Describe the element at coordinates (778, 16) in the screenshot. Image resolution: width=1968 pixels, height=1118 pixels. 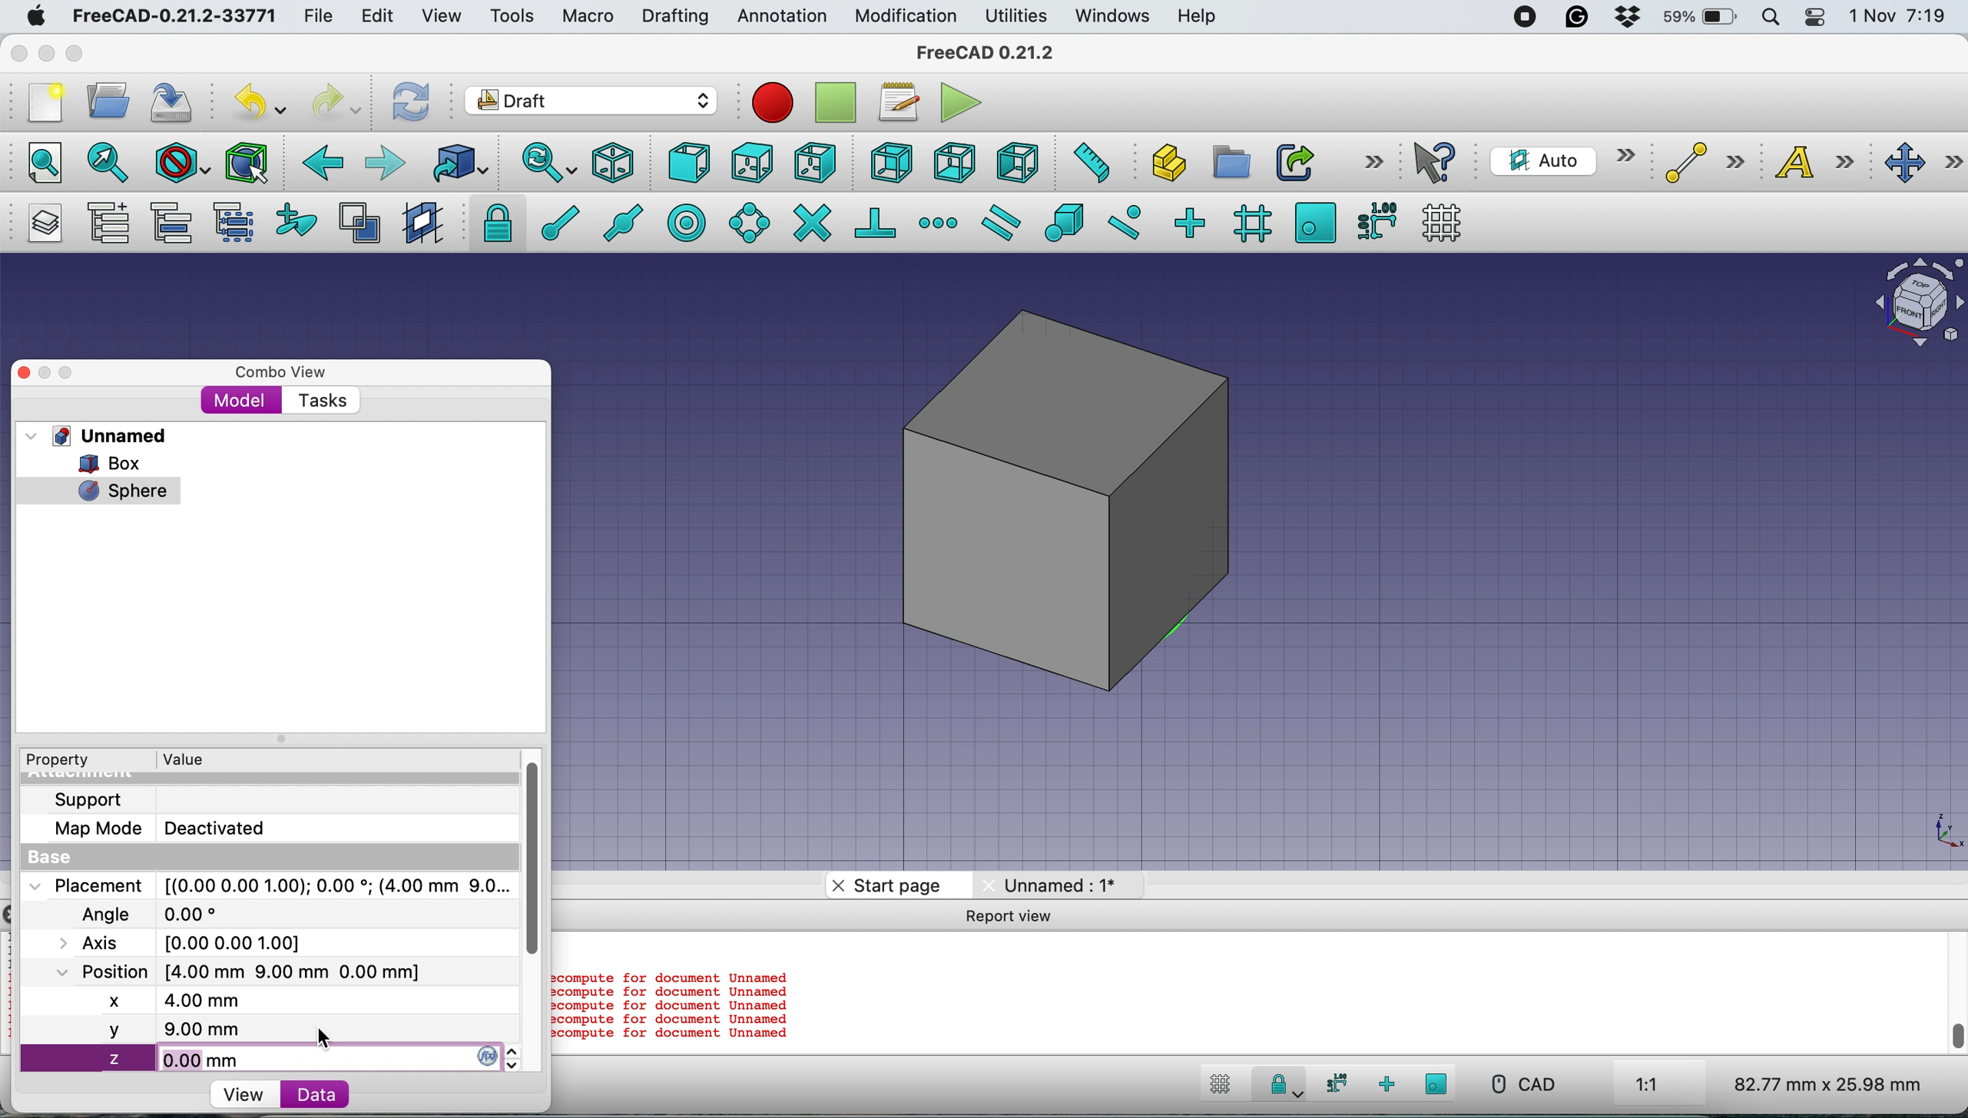
I see `annotation` at that location.